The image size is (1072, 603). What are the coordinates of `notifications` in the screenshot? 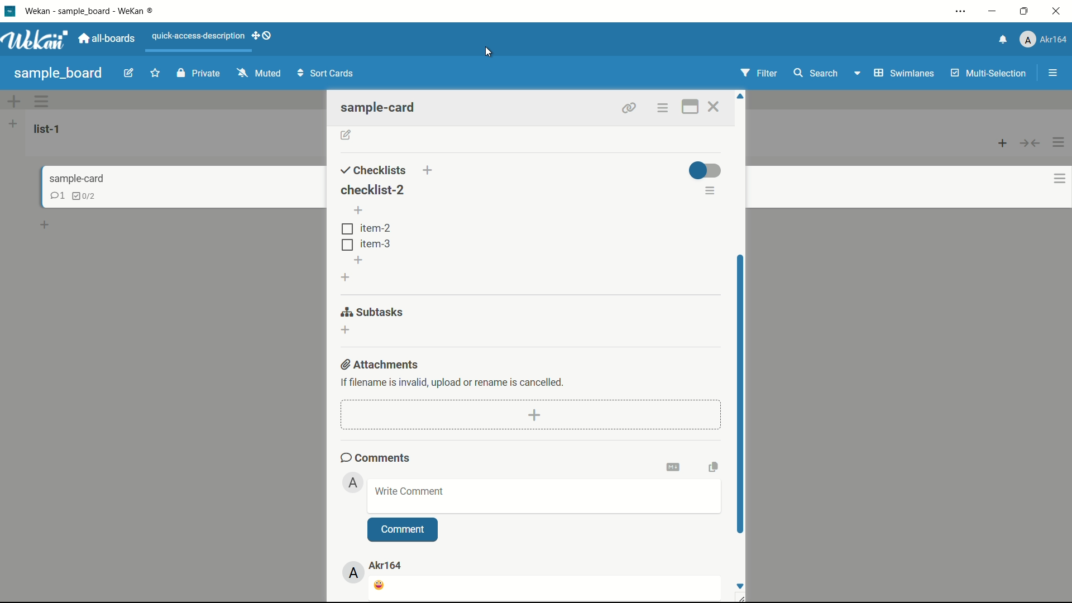 It's located at (1004, 39).